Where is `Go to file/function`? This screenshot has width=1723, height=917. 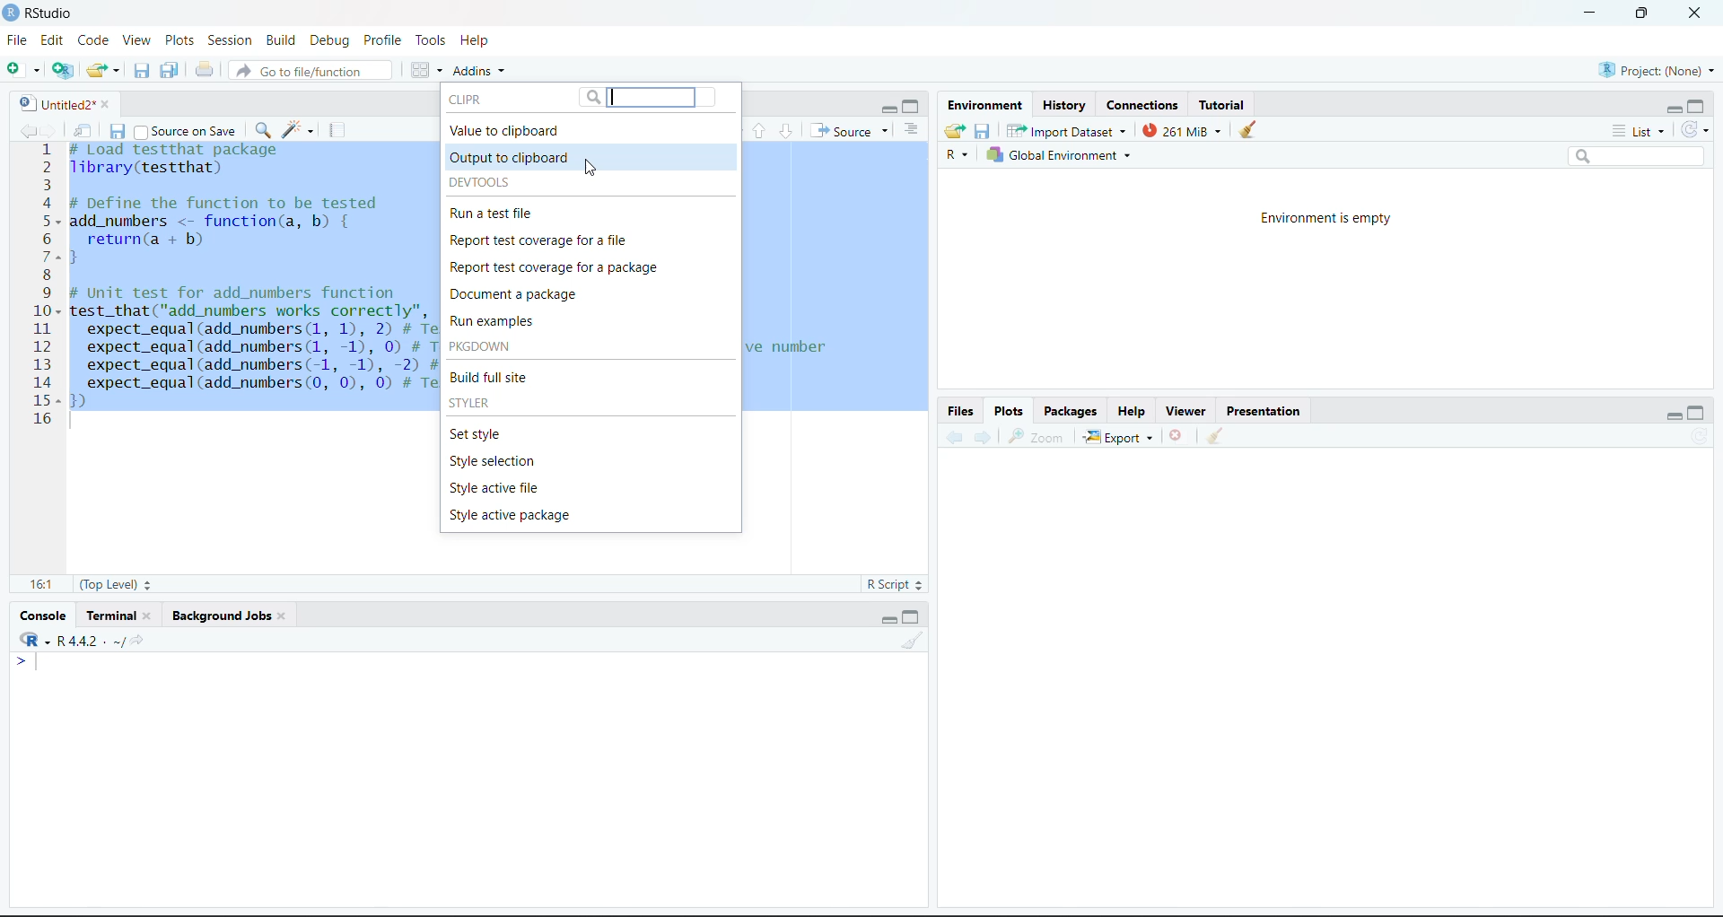
Go to file/function is located at coordinates (312, 69).